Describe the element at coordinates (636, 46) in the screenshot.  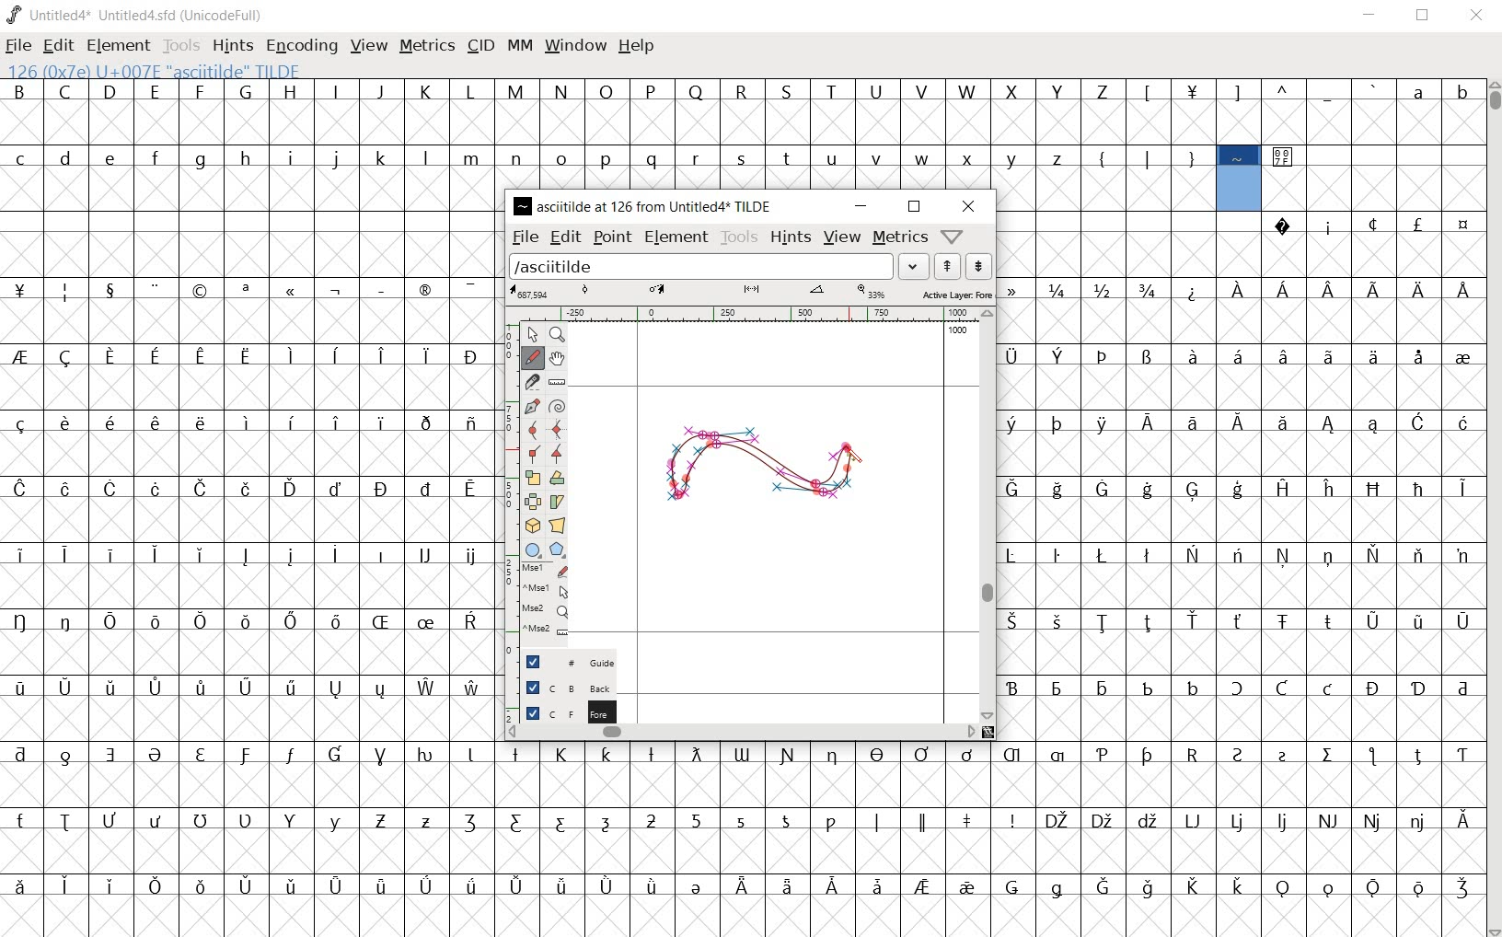
I see `HELP` at that location.